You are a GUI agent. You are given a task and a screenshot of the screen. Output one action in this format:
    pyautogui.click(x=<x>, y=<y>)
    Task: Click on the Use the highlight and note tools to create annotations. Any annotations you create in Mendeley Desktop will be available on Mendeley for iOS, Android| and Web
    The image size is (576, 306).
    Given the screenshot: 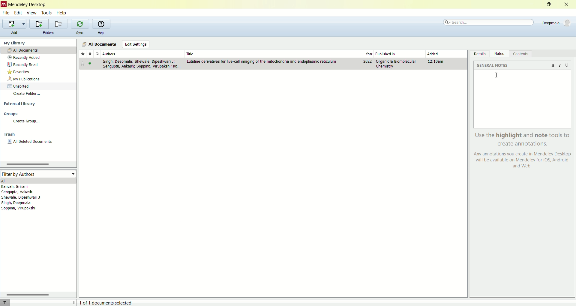 What is the action you would take?
    pyautogui.click(x=520, y=152)
    